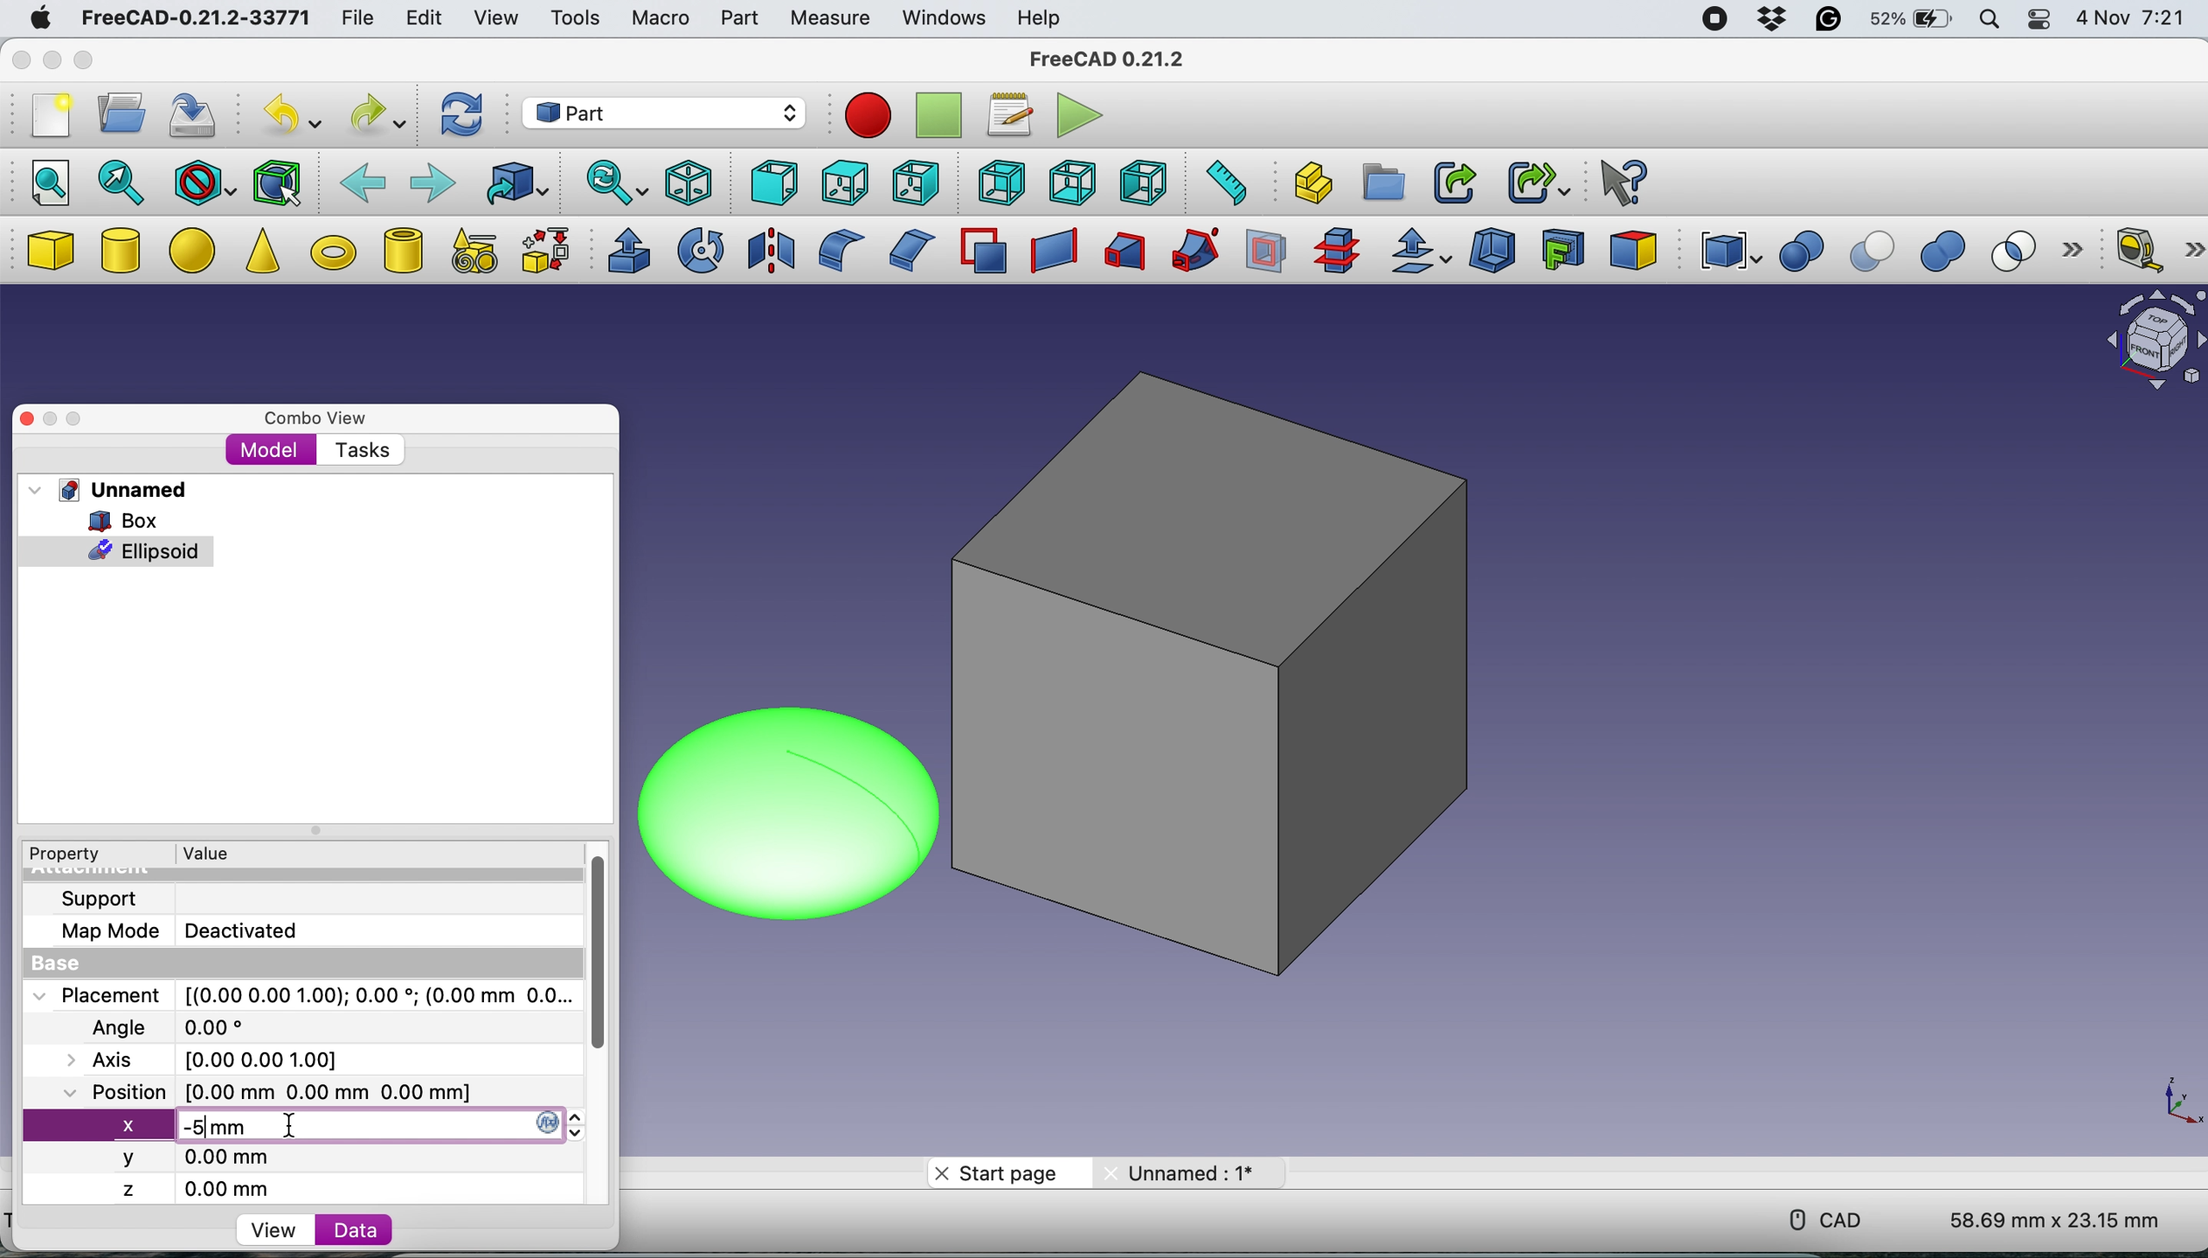 Image resolution: width=2208 pixels, height=1258 pixels. Describe the element at coordinates (703, 249) in the screenshot. I see `revolve` at that location.